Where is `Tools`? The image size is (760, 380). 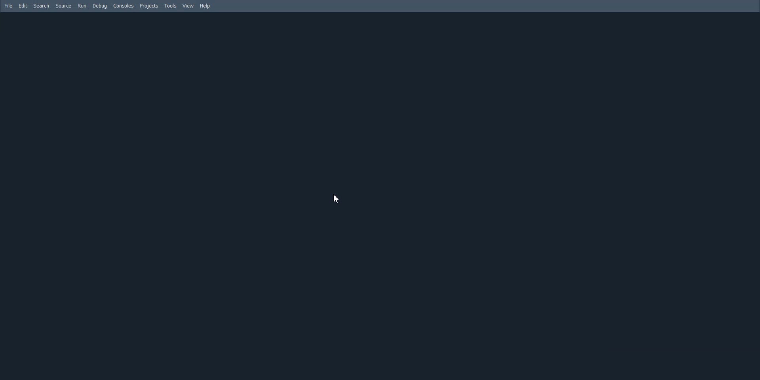 Tools is located at coordinates (171, 6).